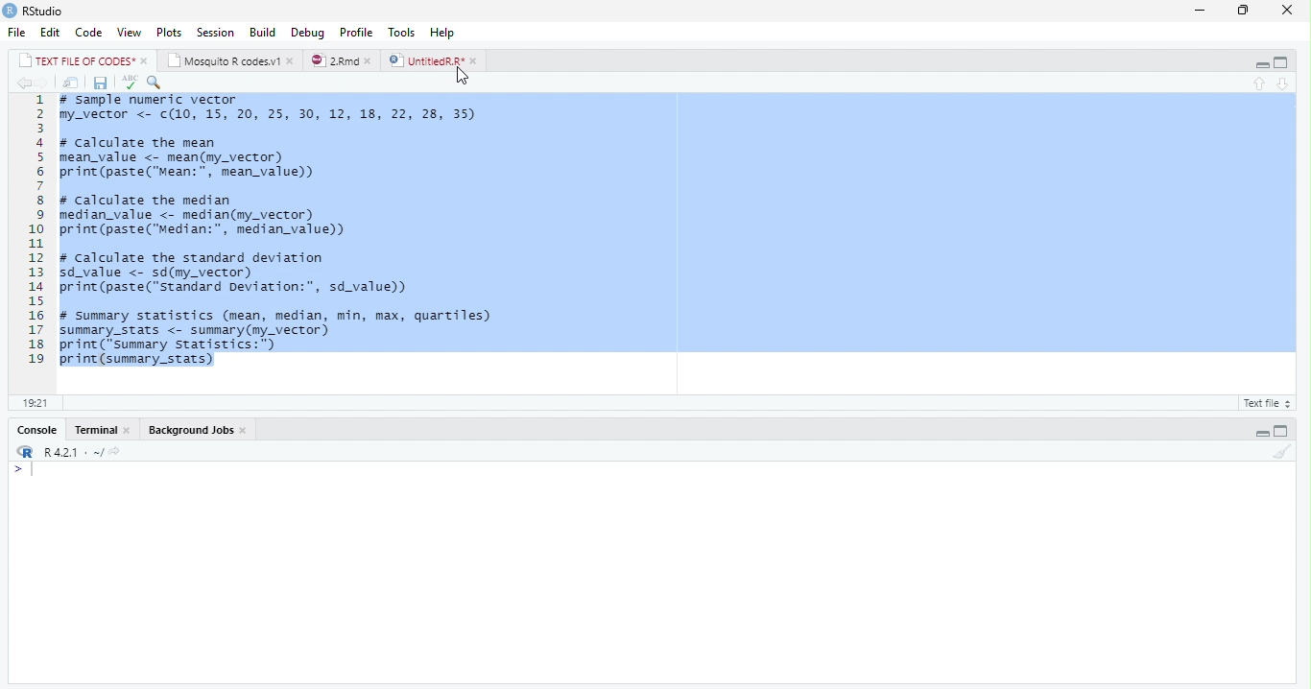 This screenshot has height=689, width=1311. I want to click on previous section, so click(1261, 84).